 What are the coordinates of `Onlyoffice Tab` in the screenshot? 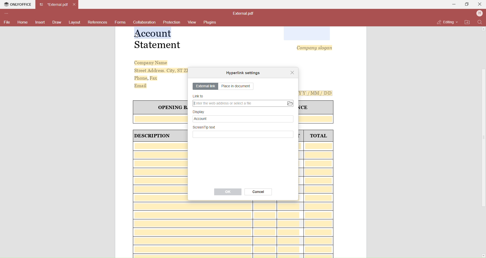 It's located at (19, 5).